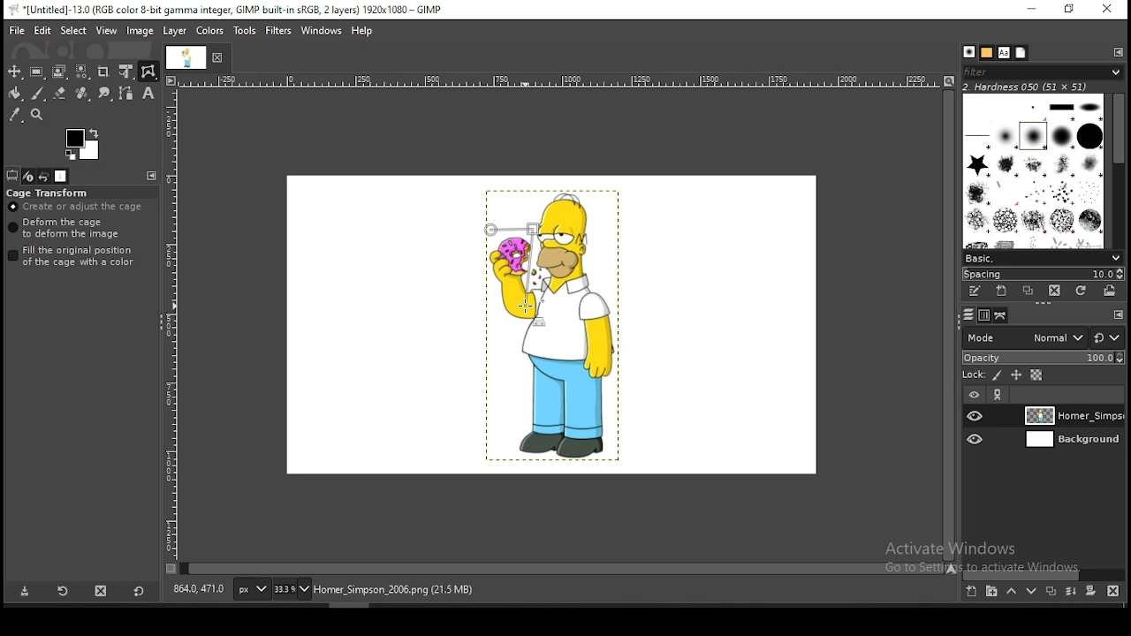 The image size is (1131, 636). Describe the element at coordinates (17, 29) in the screenshot. I see `file` at that location.